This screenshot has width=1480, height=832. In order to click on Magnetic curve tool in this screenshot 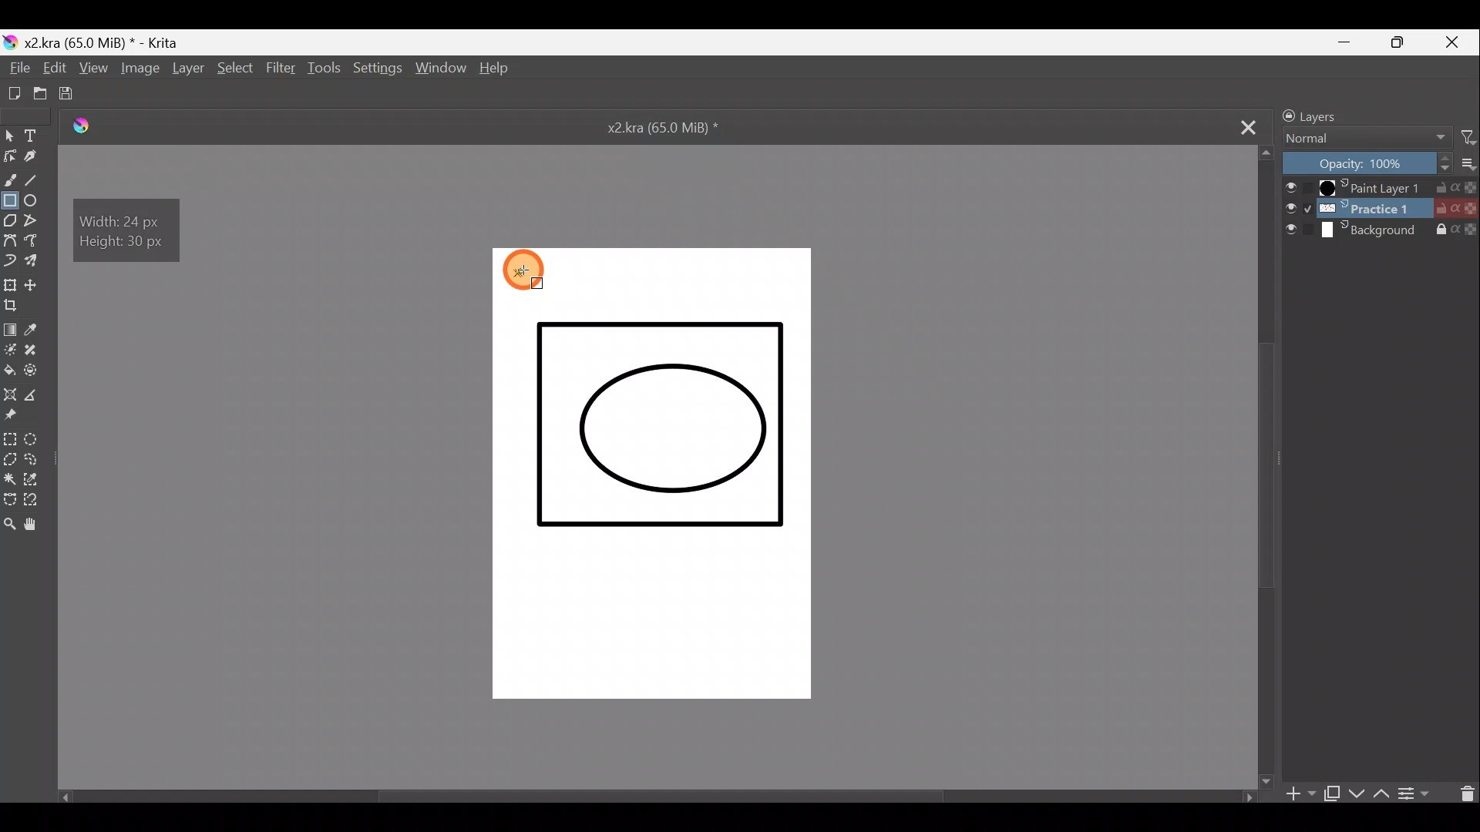, I will do `click(40, 242)`.